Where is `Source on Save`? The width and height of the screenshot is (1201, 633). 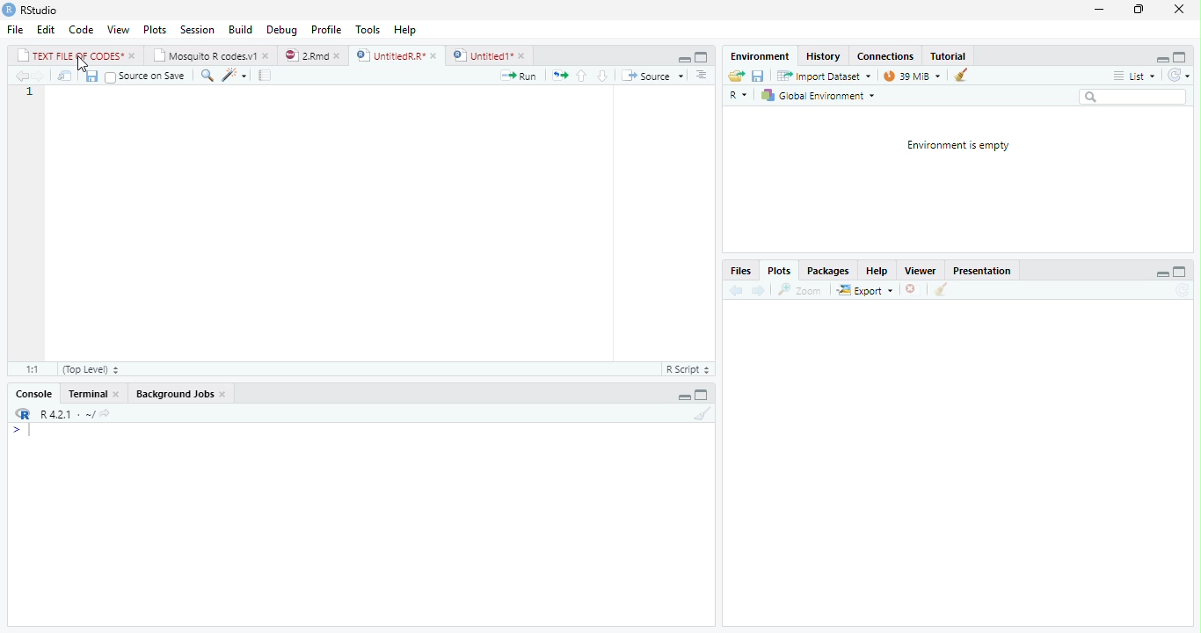 Source on Save is located at coordinates (144, 76).